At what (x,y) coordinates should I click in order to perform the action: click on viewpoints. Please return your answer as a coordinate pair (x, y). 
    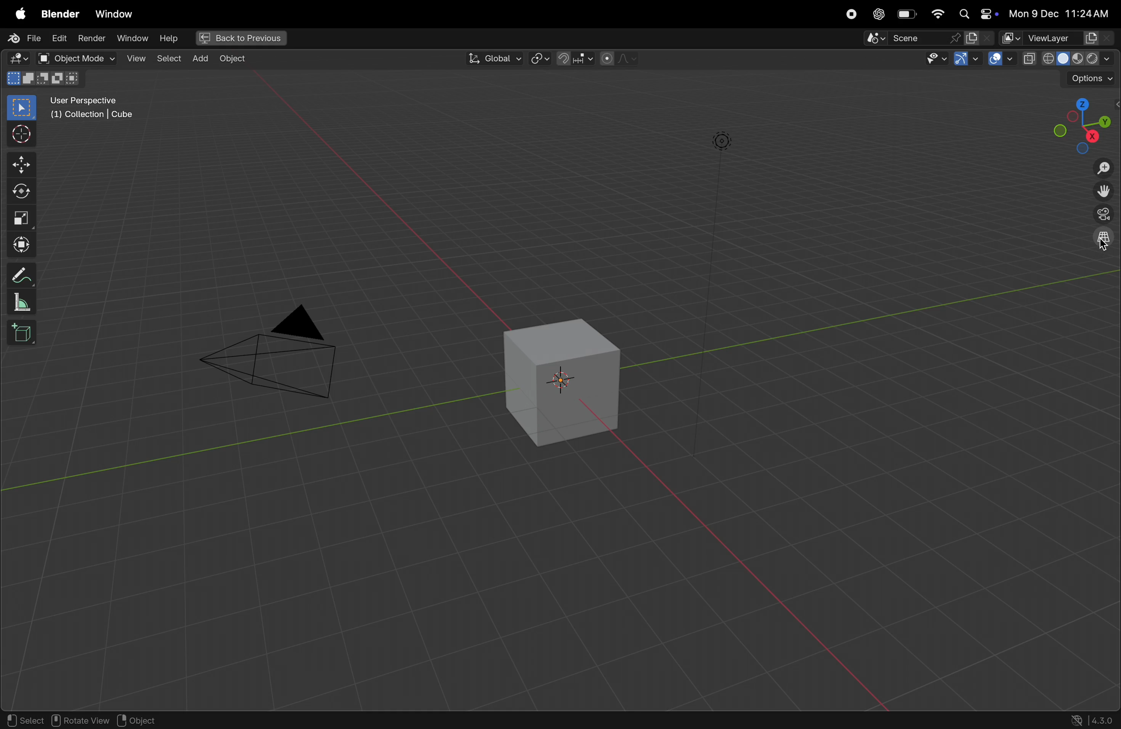
    Looking at the image, I should click on (1084, 123).